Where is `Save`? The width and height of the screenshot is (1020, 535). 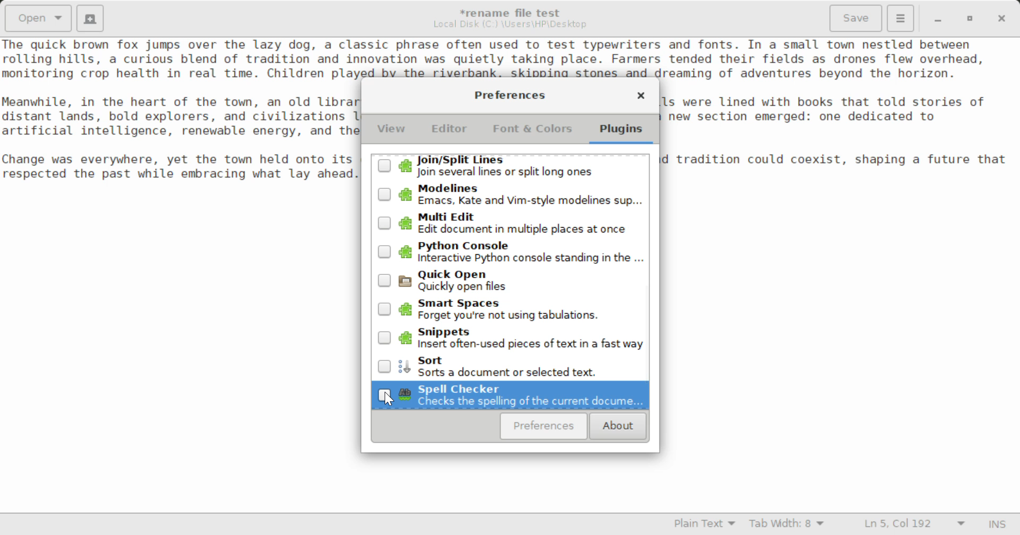 Save is located at coordinates (857, 19).